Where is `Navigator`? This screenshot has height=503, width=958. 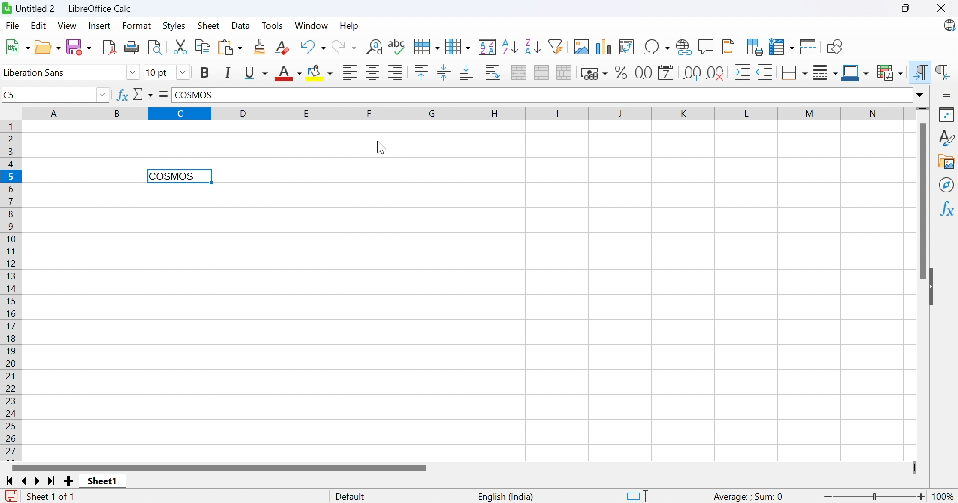 Navigator is located at coordinates (946, 185).